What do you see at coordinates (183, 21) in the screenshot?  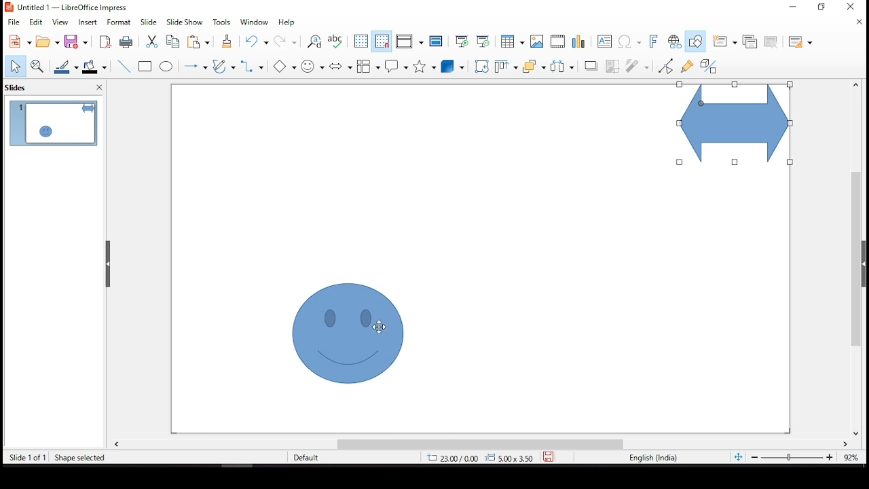 I see `slide show` at bounding box center [183, 21].